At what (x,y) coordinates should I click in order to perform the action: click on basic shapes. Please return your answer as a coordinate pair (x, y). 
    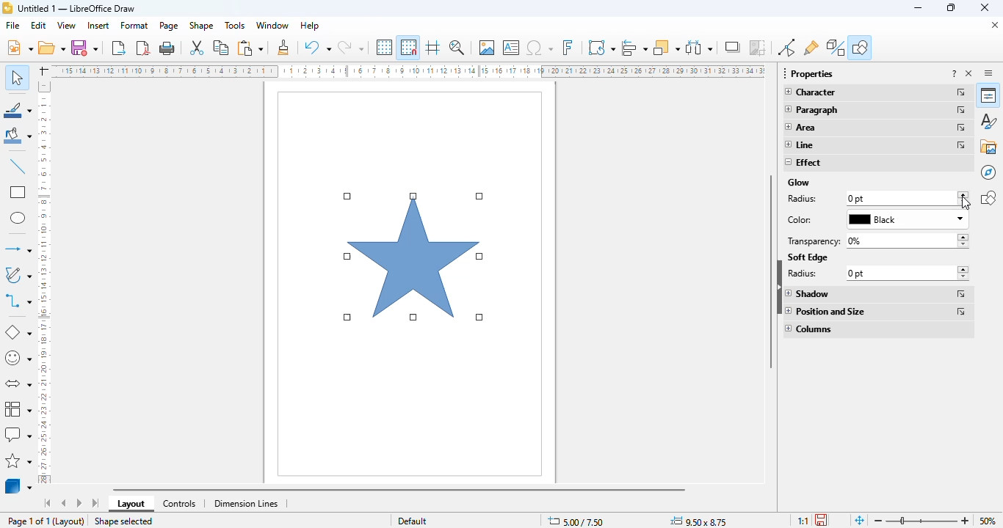
    Looking at the image, I should click on (19, 331).